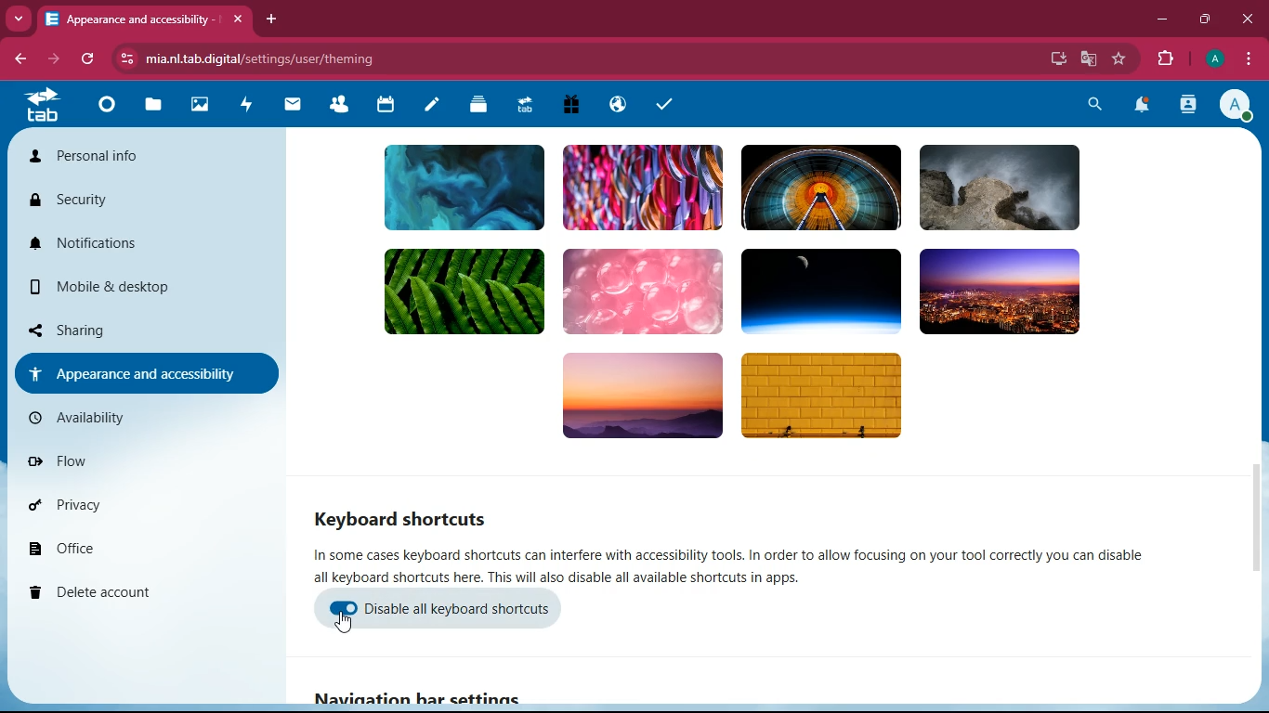 The image size is (1269, 713). I want to click on extension, so click(1163, 59).